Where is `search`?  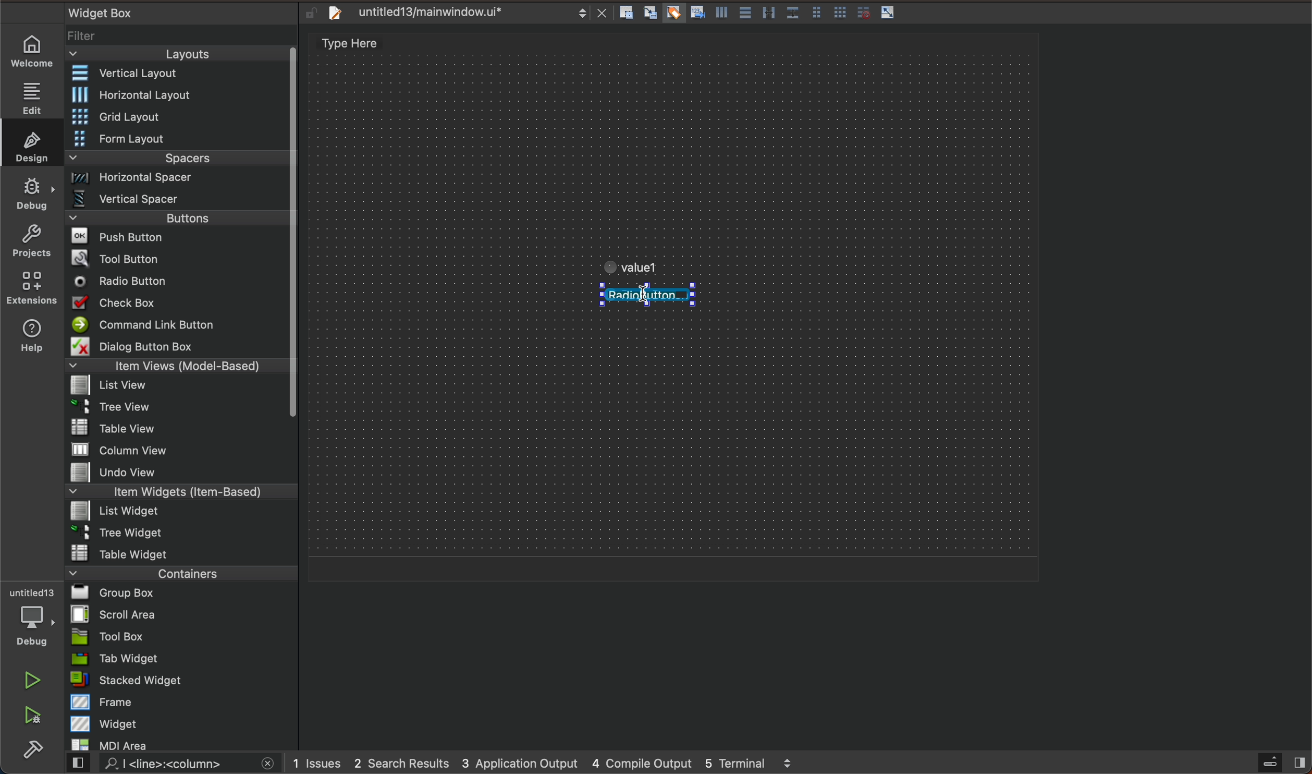
search is located at coordinates (168, 764).